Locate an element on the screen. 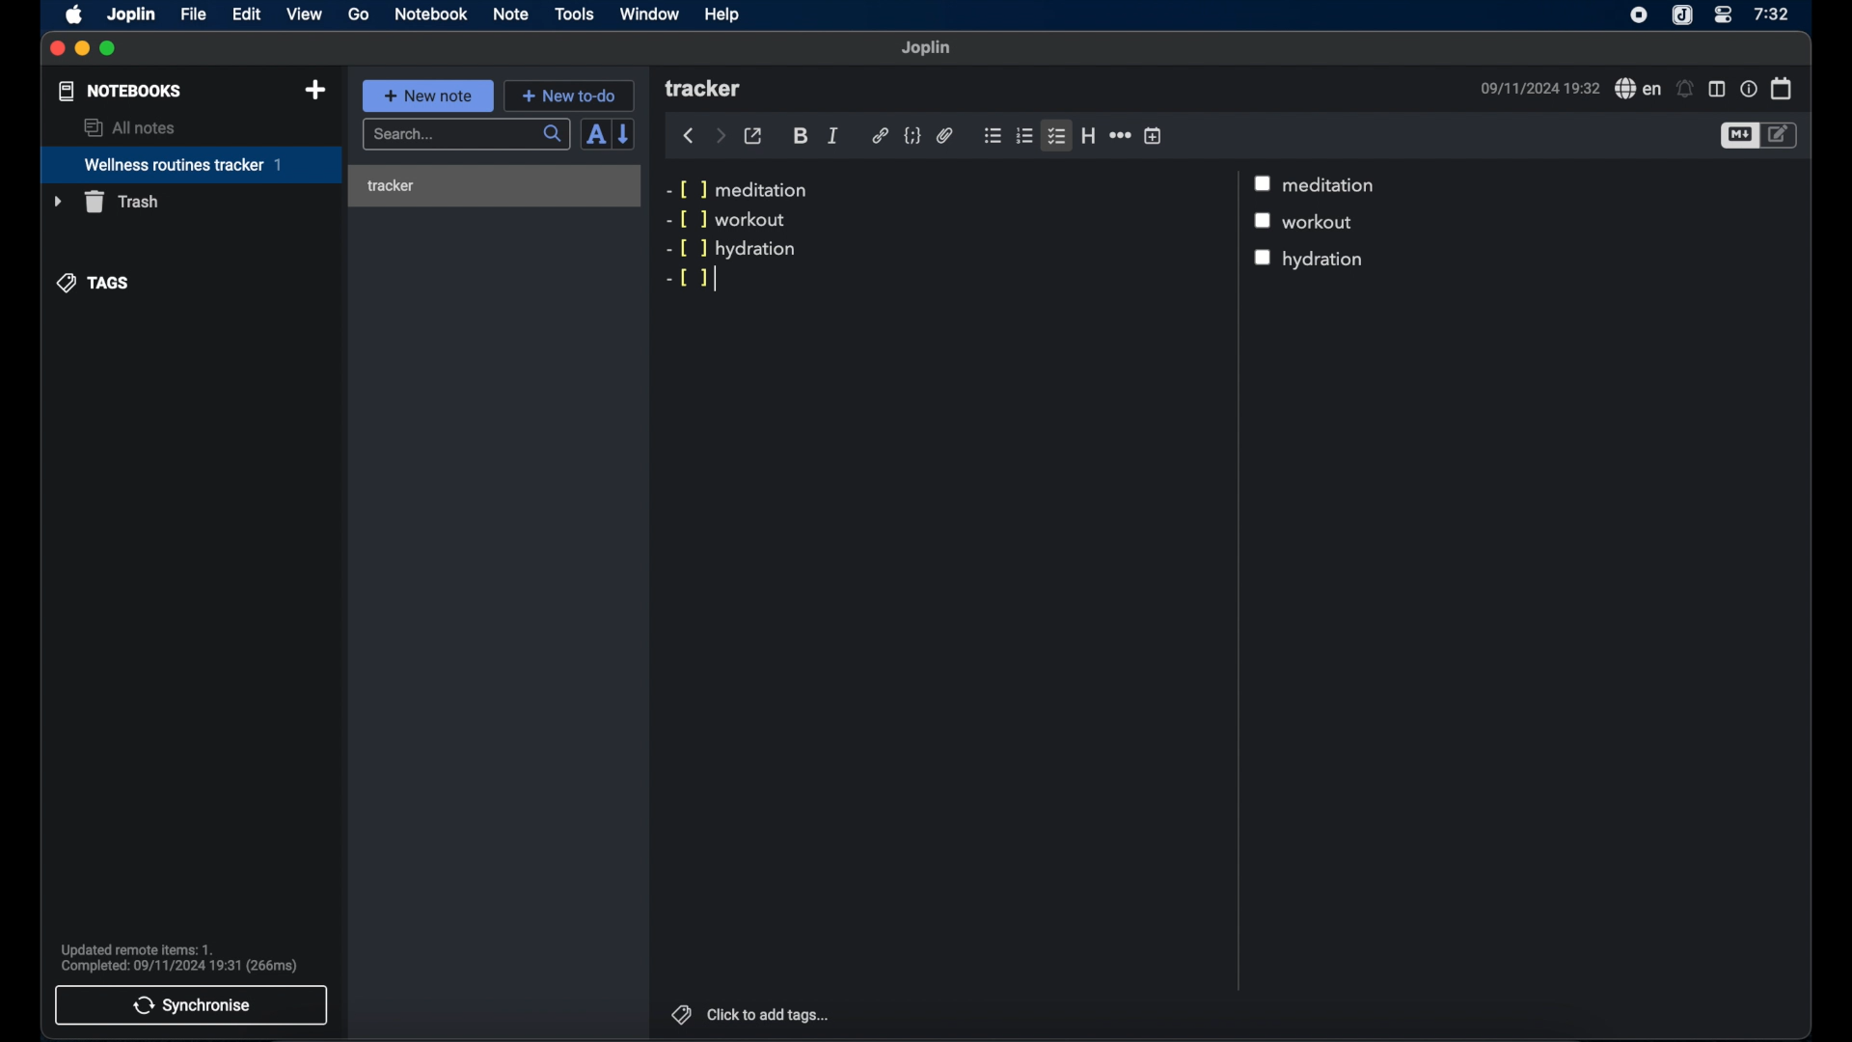  click to add tags is located at coordinates (770, 1014).